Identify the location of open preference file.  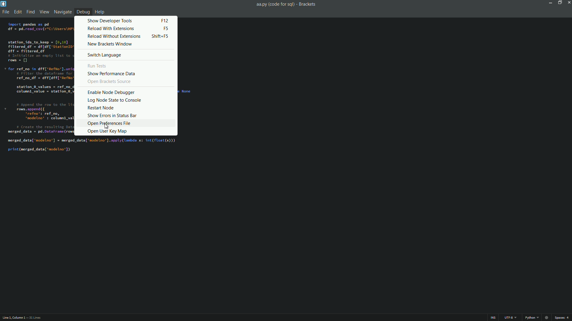
(109, 123).